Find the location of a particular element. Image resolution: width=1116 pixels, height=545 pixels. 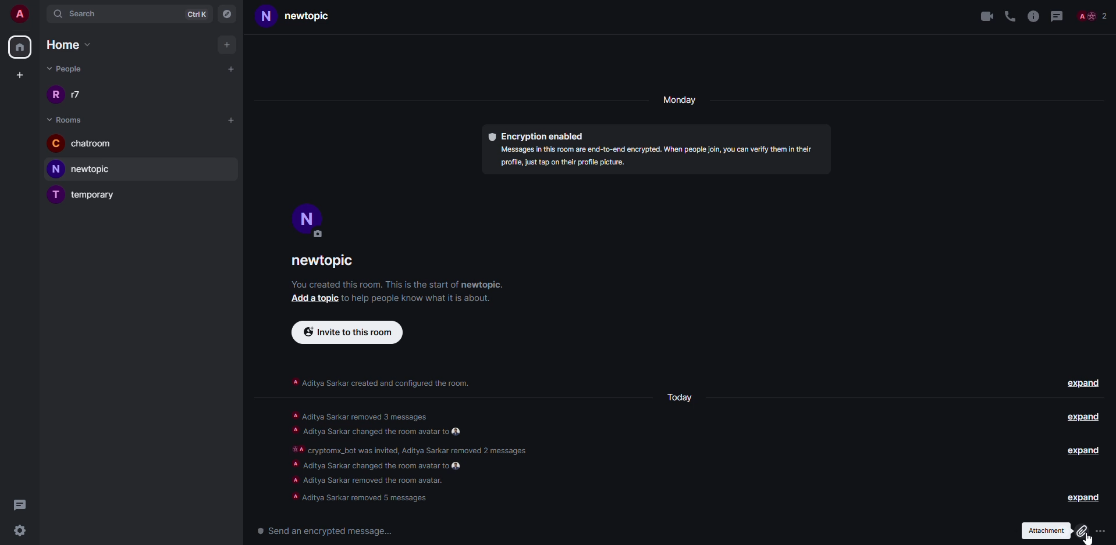

account is located at coordinates (17, 12).